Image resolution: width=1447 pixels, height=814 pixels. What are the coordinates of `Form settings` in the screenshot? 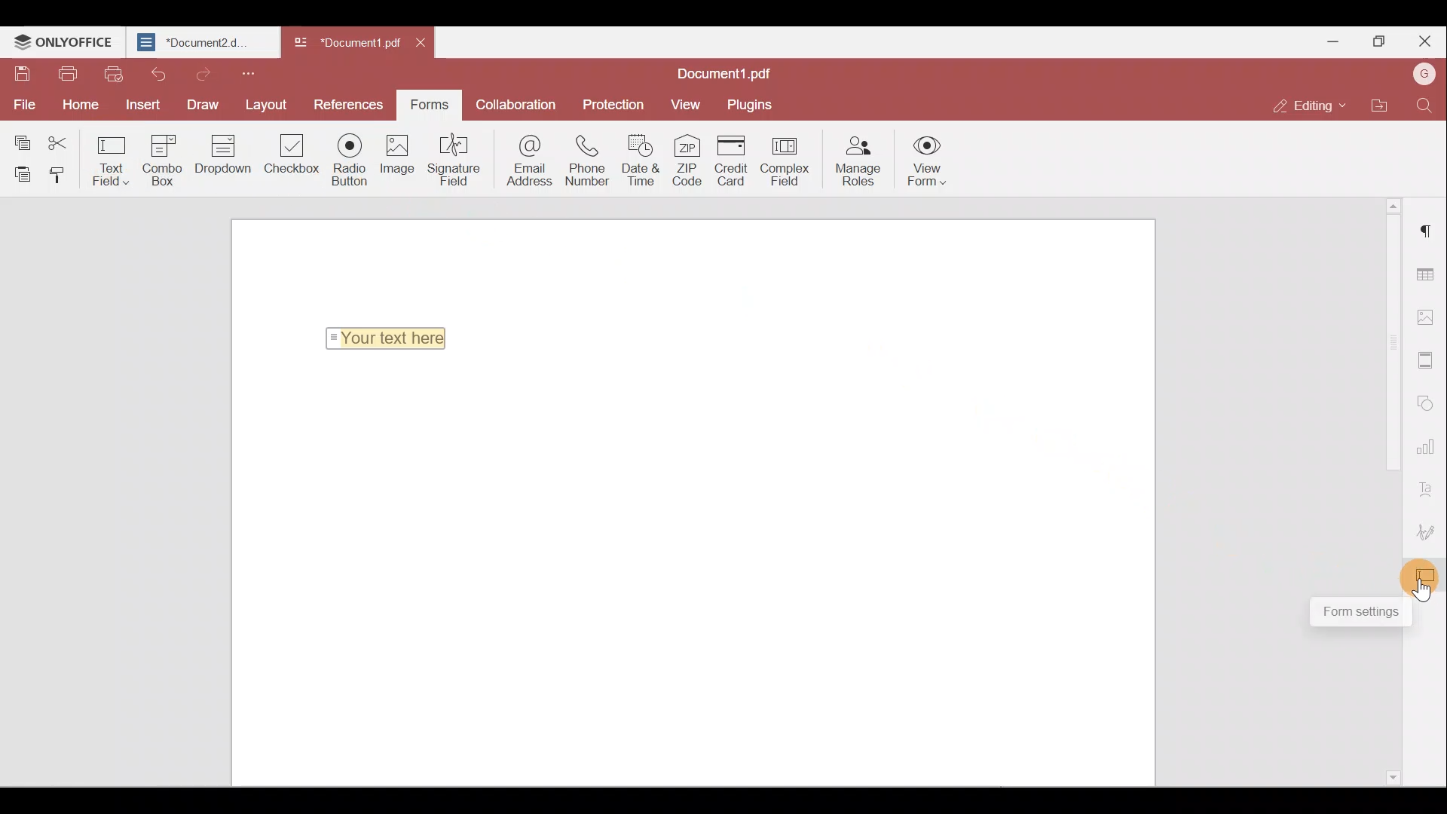 It's located at (1358, 613).